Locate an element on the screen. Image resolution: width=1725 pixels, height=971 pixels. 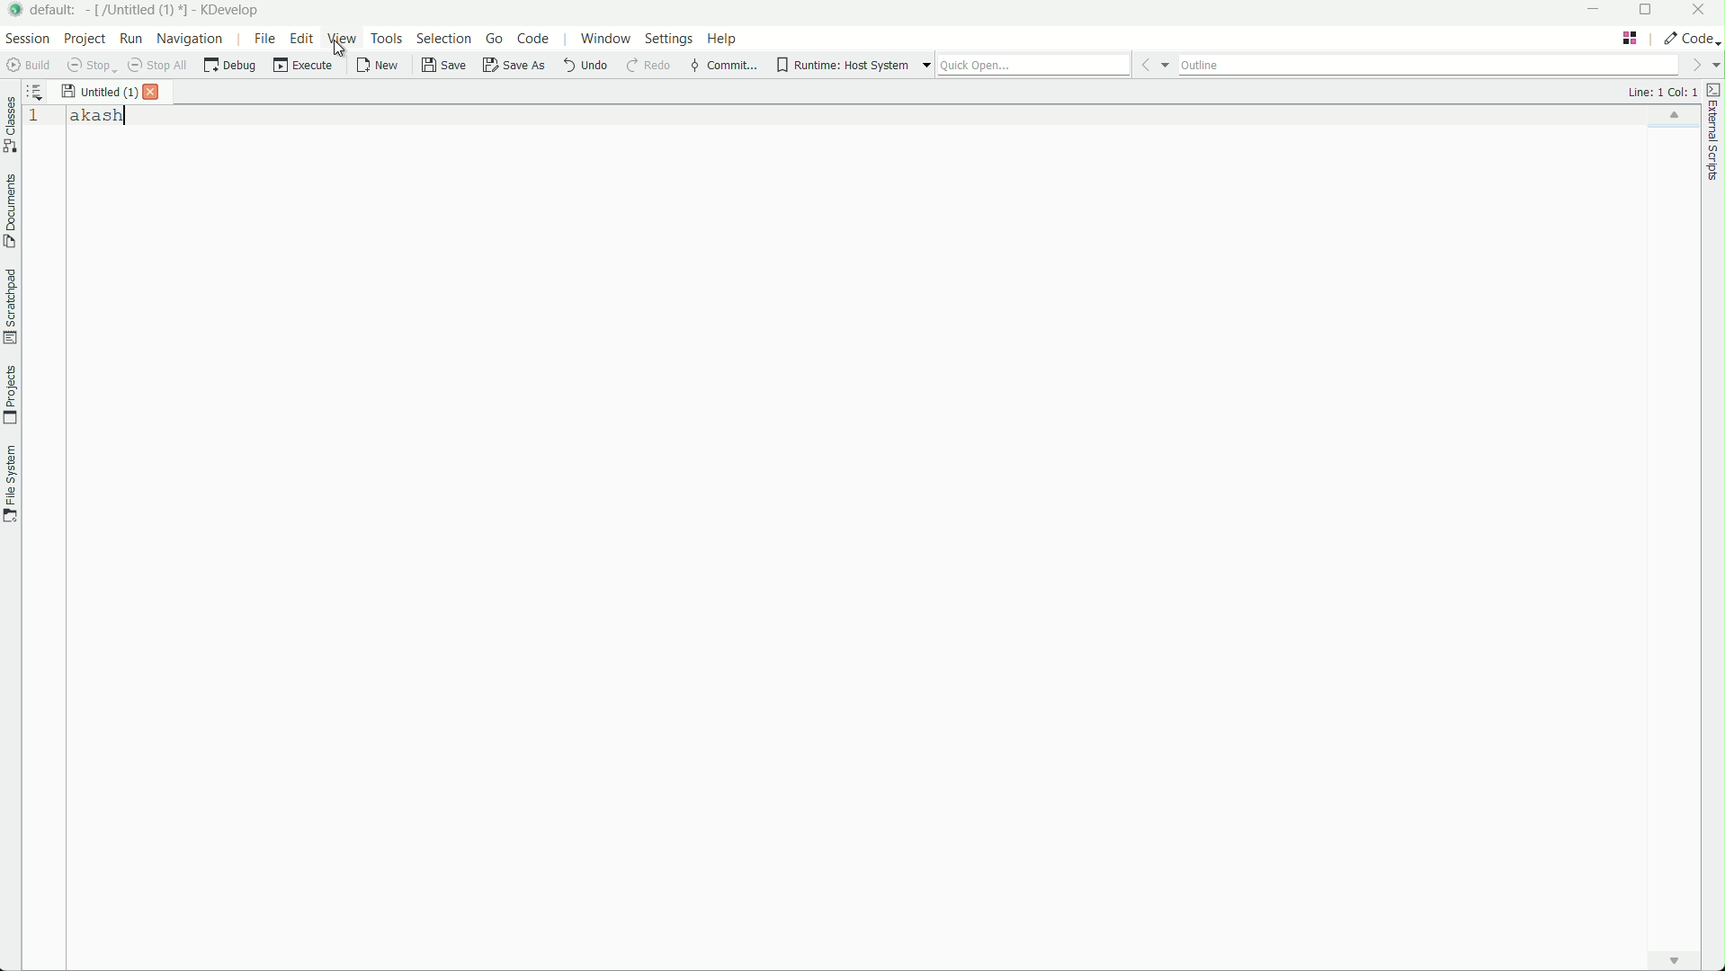
settings is located at coordinates (669, 38).